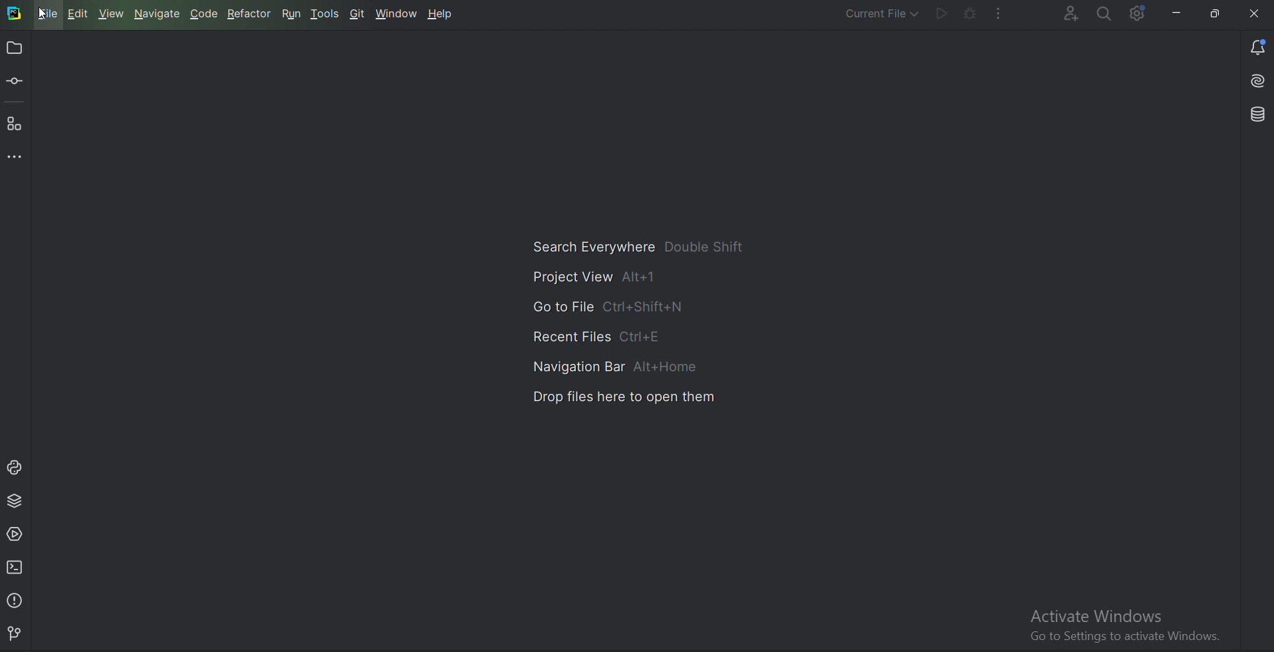 This screenshot has height=652, width=1274. I want to click on Debug, so click(970, 13).